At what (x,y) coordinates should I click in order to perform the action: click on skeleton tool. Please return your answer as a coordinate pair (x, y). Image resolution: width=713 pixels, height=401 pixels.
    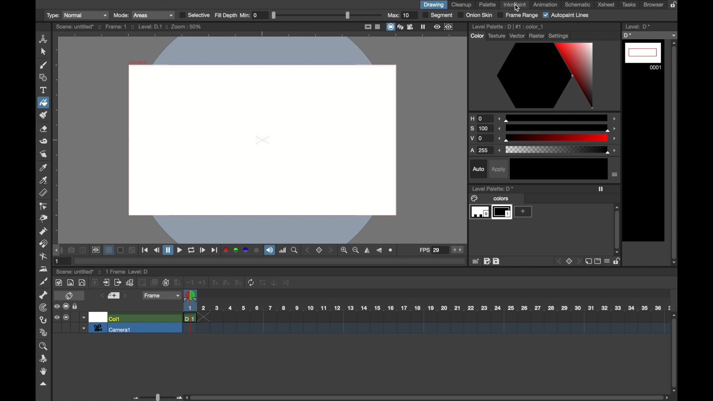
    Looking at the image, I should click on (44, 295).